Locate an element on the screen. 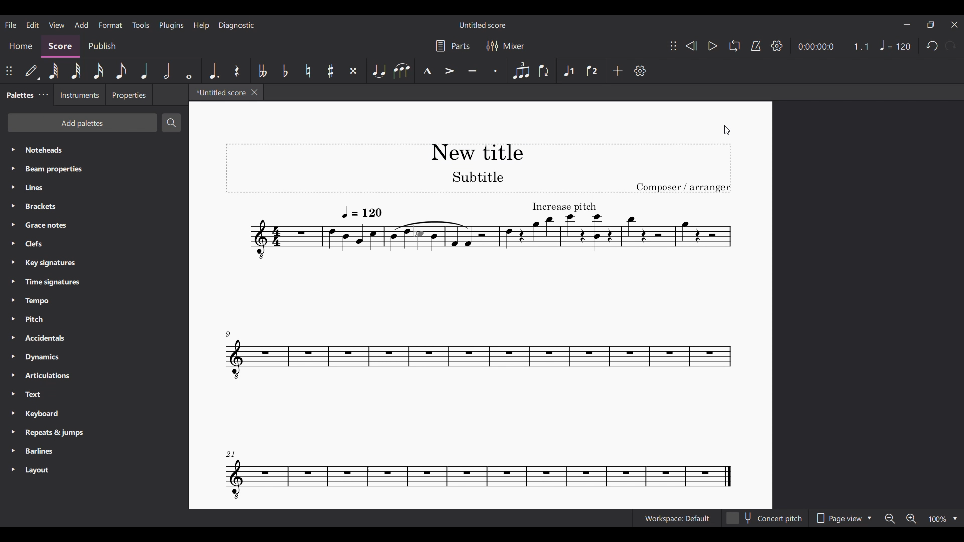  Tempo is located at coordinates (896, 45).